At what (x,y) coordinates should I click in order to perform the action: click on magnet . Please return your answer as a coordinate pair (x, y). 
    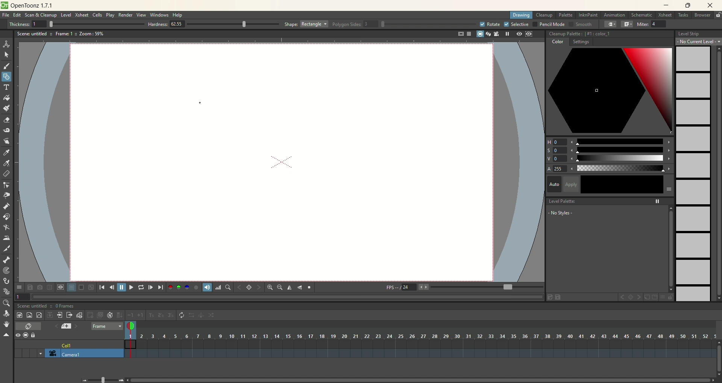
    Looking at the image, I should click on (7, 216).